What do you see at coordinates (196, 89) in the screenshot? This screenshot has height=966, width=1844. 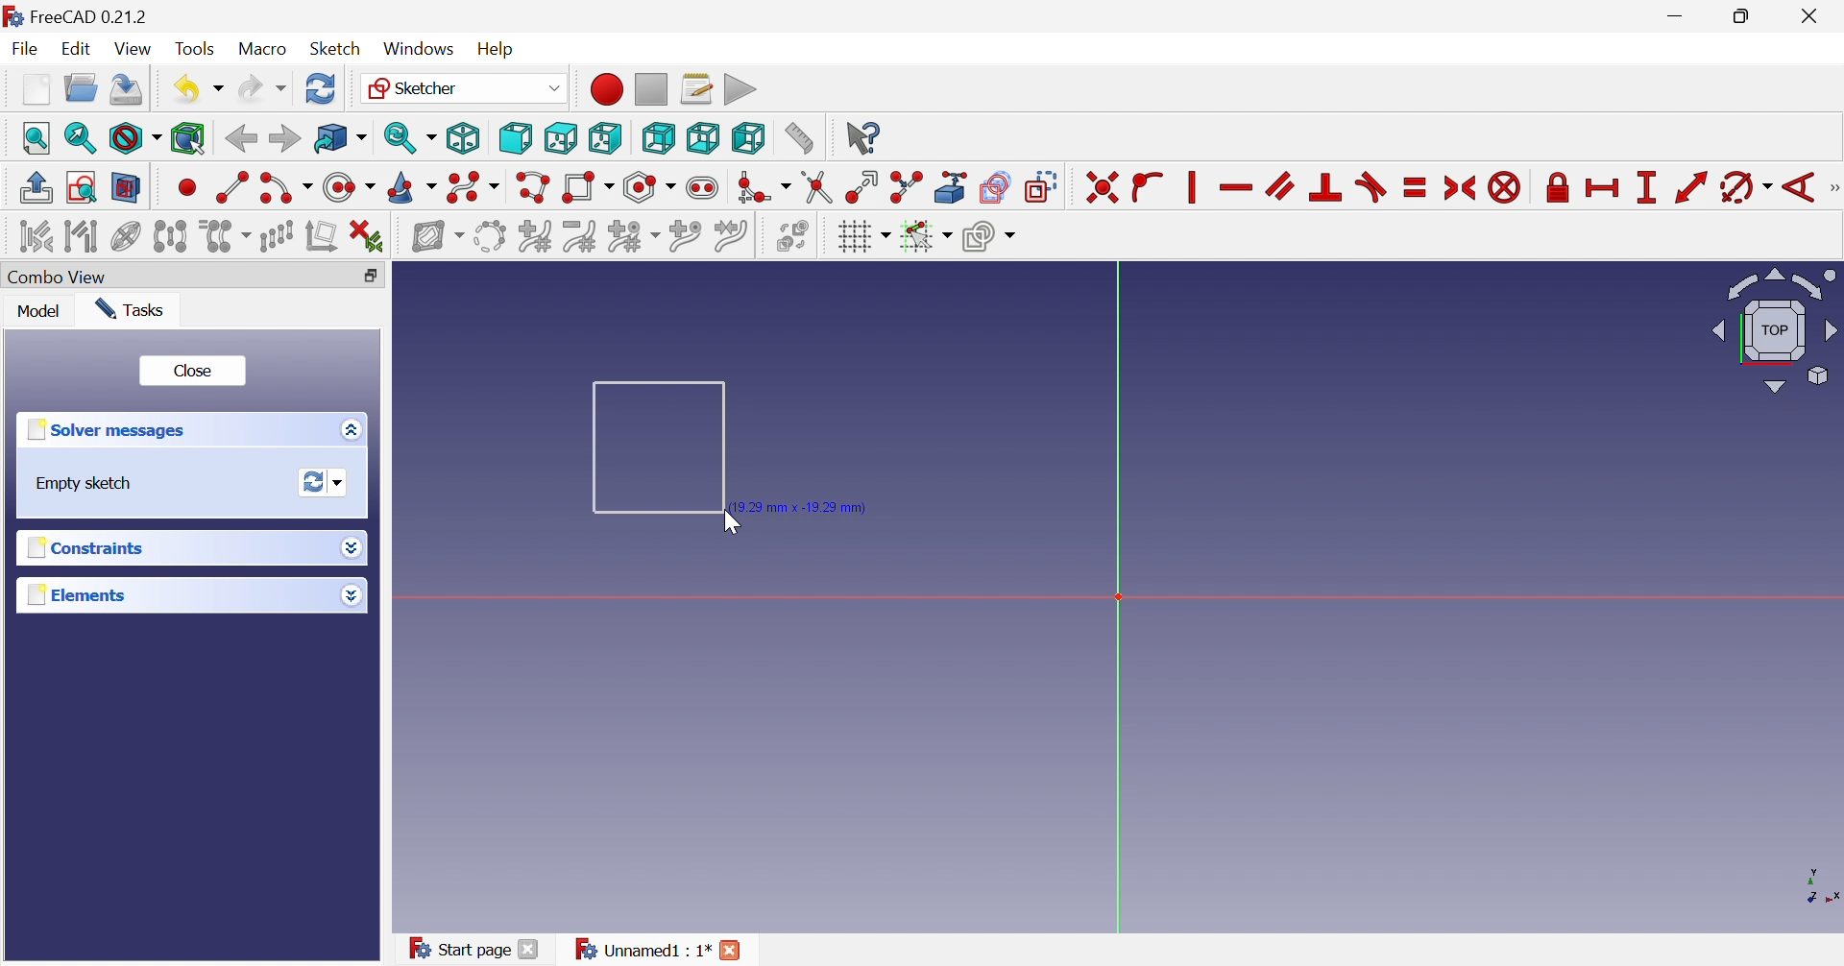 I see `Undo` at bounding box center [196, 89].